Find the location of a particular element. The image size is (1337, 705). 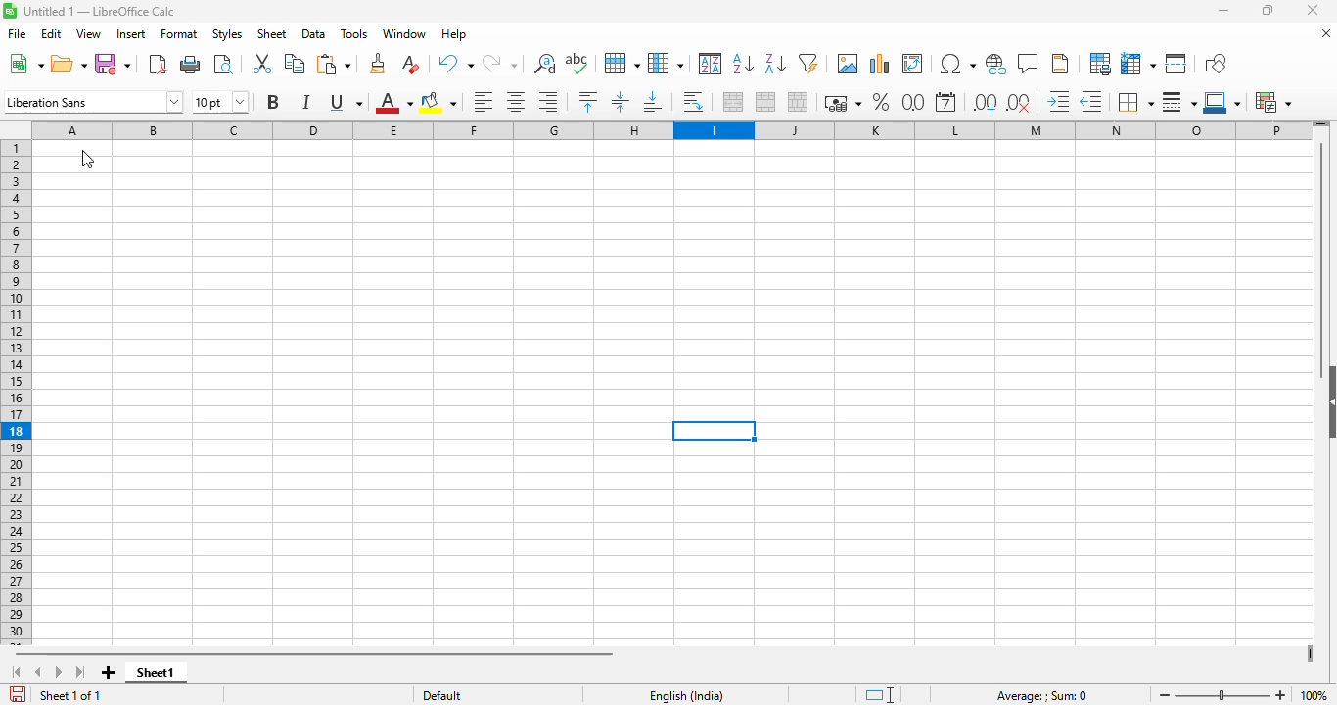

align top is located at coordinates (587, 101).